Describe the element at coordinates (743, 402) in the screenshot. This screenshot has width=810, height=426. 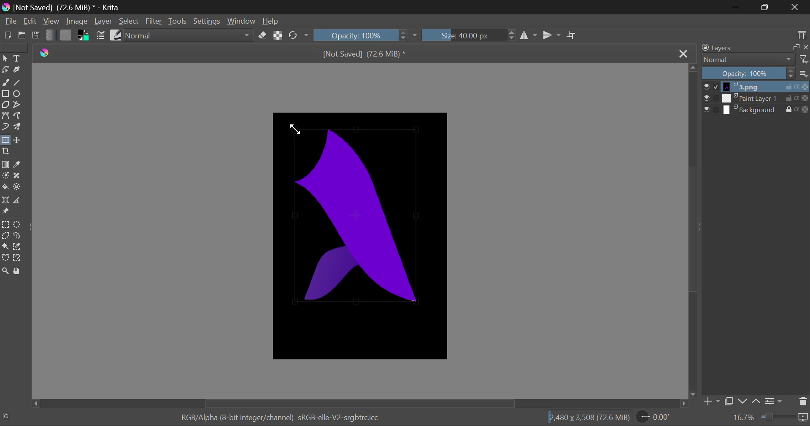
I see `down Movement of Layer` at that location.